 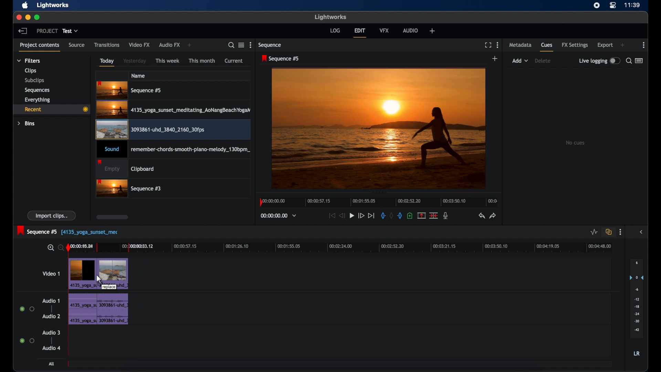 I want to click on add, so click(x=496, y=58).